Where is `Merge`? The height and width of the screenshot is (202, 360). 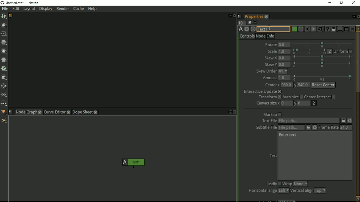 Merge is located at coordinates (4, 77).